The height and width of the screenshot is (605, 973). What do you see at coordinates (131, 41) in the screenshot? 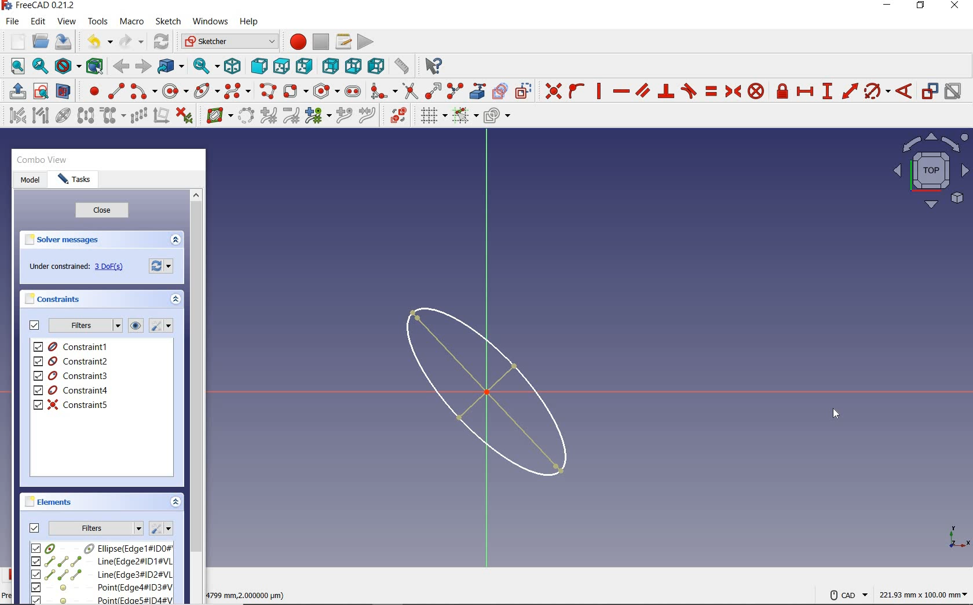
I see `redo` at bounding box center [131, 41].